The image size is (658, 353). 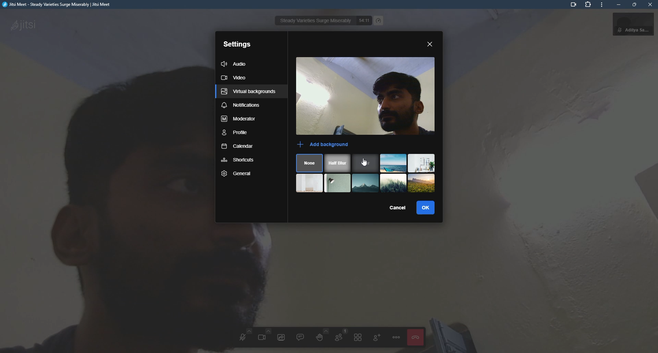 What do you see at coordinates (618, 30) in the screenshot?
I see `mute` at bounding box center [618, 30].